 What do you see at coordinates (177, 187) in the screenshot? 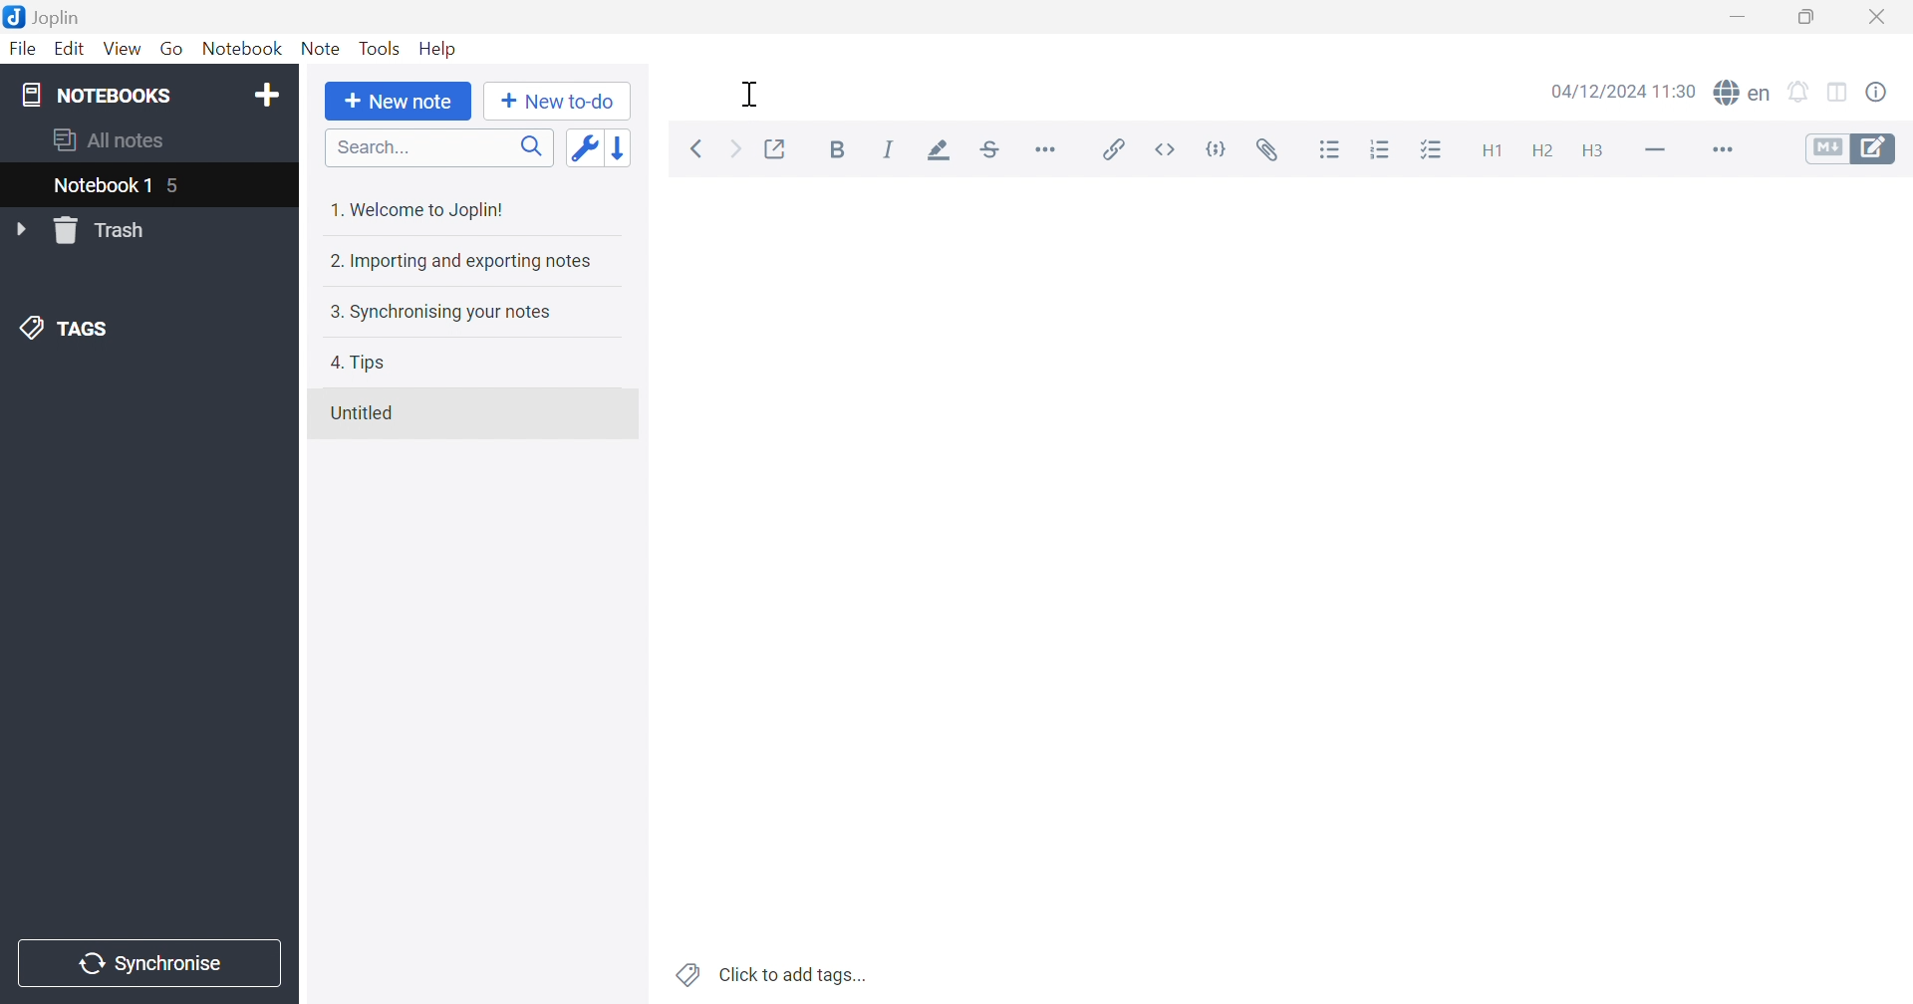
I see `5` at bounding box center [177, 187].